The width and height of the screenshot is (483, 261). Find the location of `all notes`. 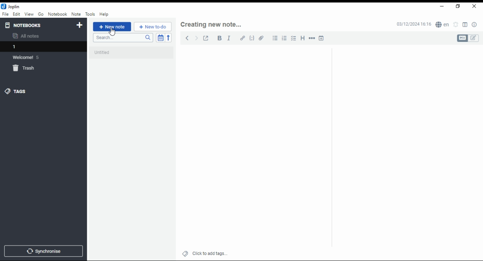

all notes is located at coordinates (28, 36).